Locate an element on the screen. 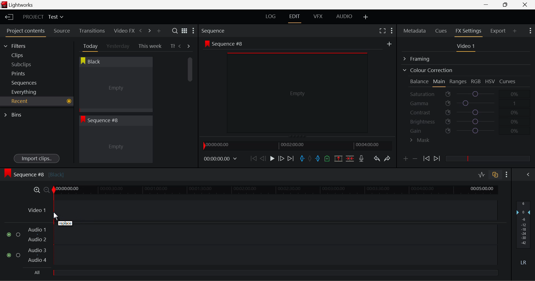 Image resolution: width=535 pixels, height=281 pixels. Import clips is located at coordinates (37, 159).